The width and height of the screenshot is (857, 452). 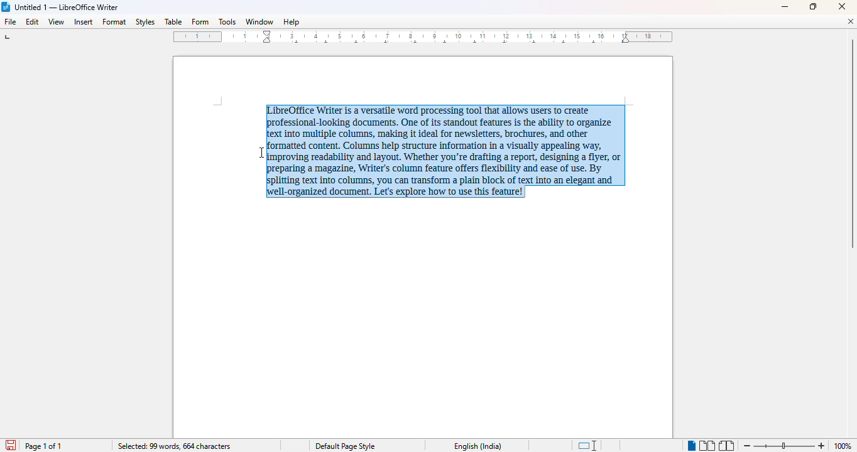 I want to click on view, so click(x=57, y=21).